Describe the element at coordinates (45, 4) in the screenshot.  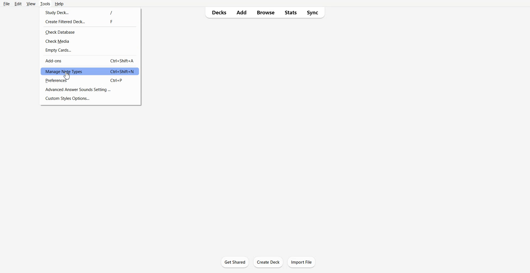
I see `Tools` at that location.